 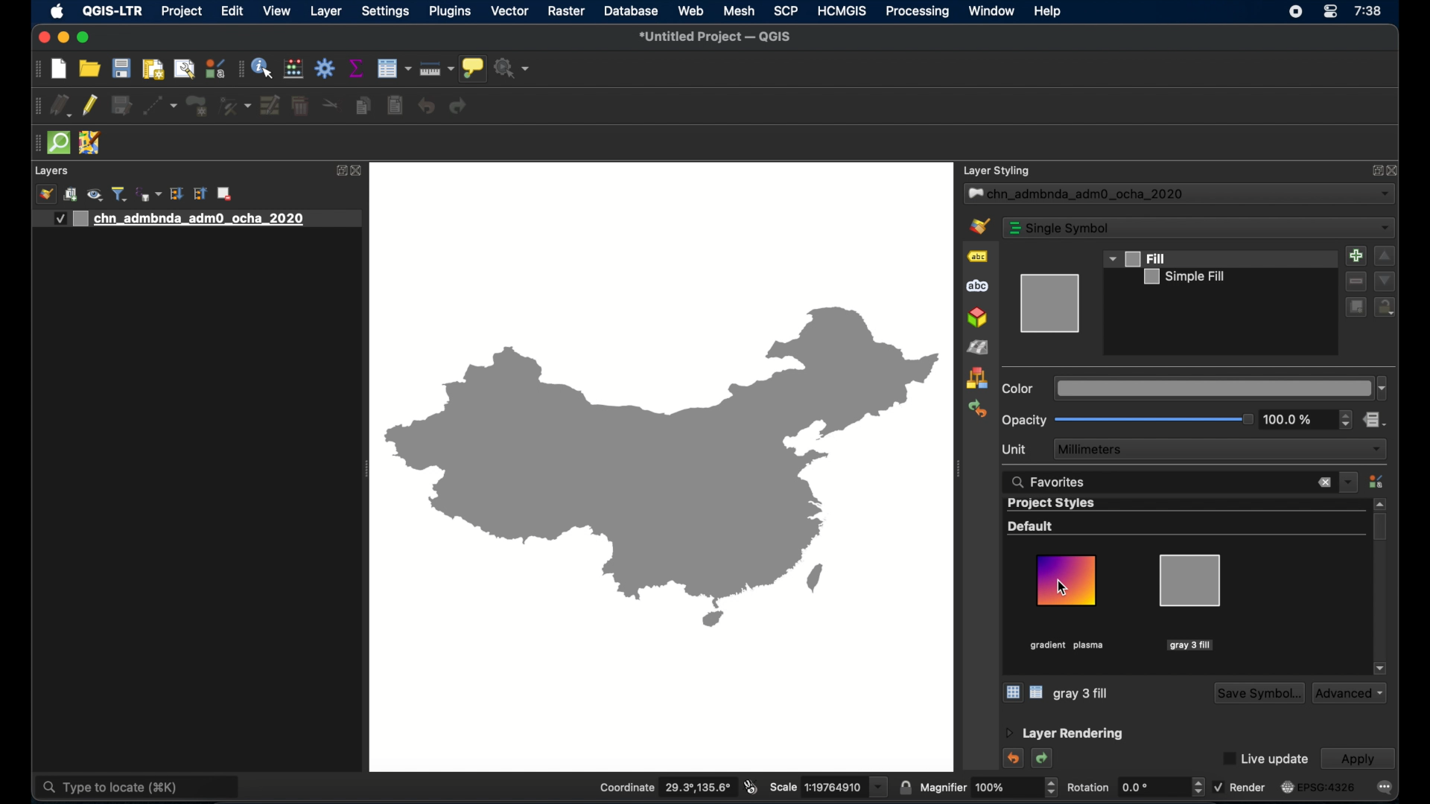 I want to click on remove layer group, so click(x=224, y=194).